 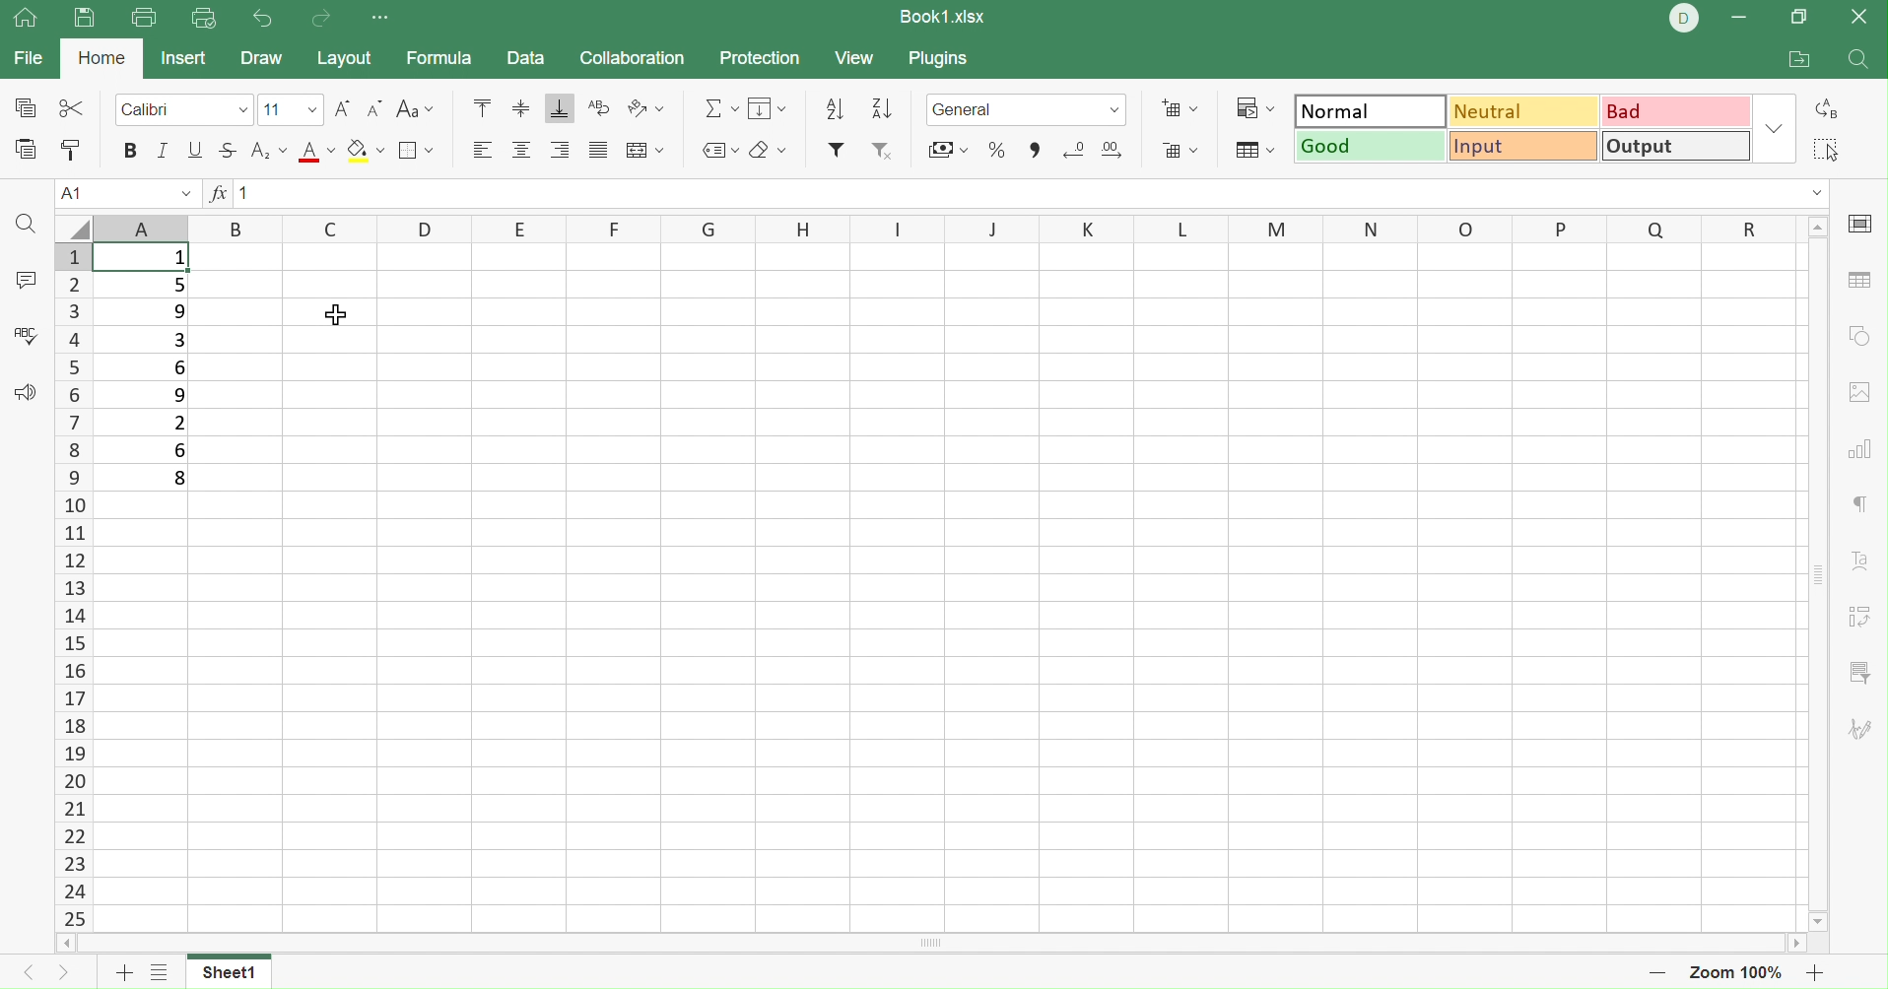 What do you see at coordinates (184, 111) in the screenshot?
I see `Font` at bounding box center [184, 111].